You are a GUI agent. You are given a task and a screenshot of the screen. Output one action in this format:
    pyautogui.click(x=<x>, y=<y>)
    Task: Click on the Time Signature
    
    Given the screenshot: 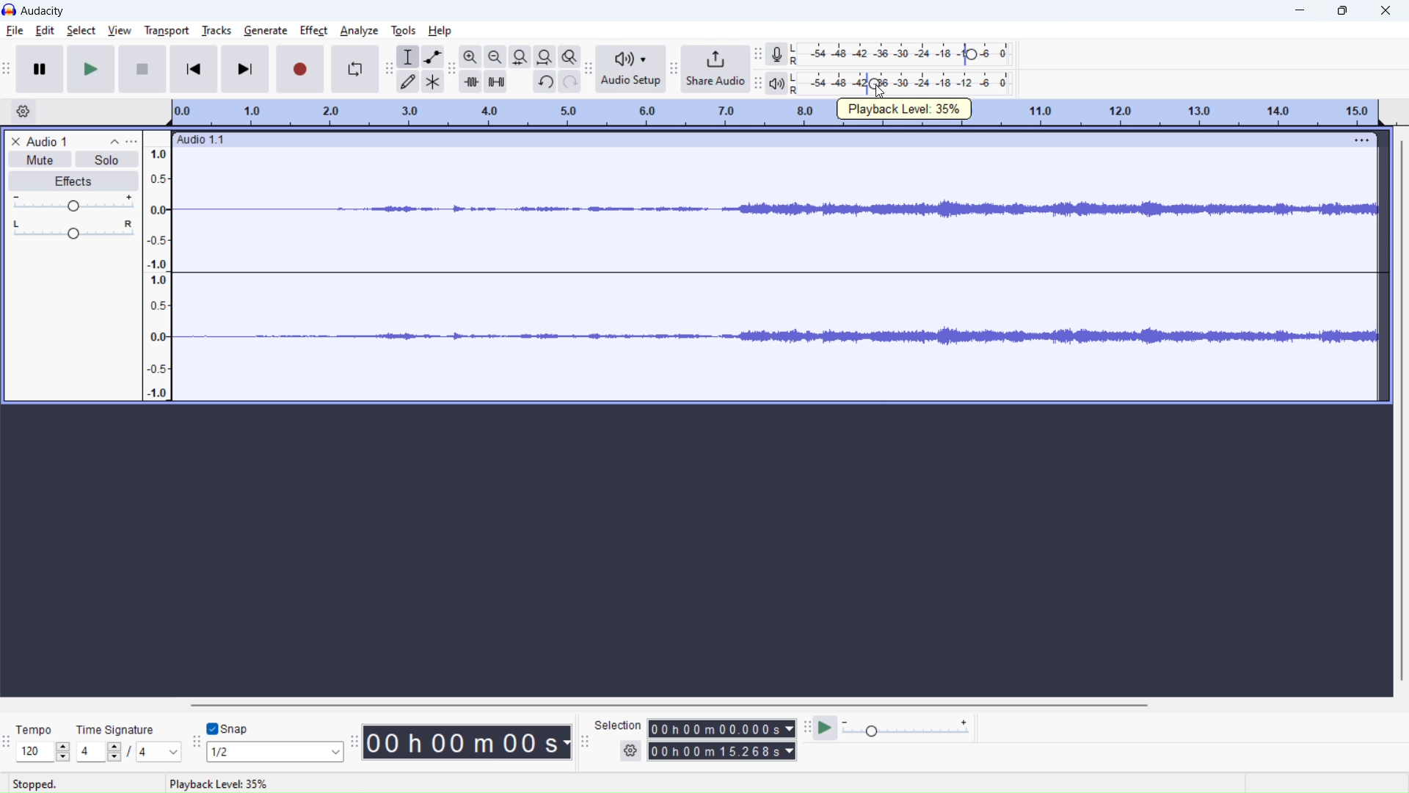 What is the action you would take?
    pyautogui.click(x=117, y=728)
    